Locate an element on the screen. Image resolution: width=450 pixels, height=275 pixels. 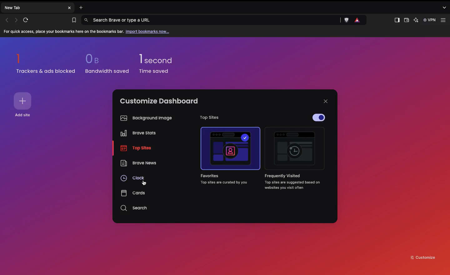
cursor is located at coordinates (143, 183).